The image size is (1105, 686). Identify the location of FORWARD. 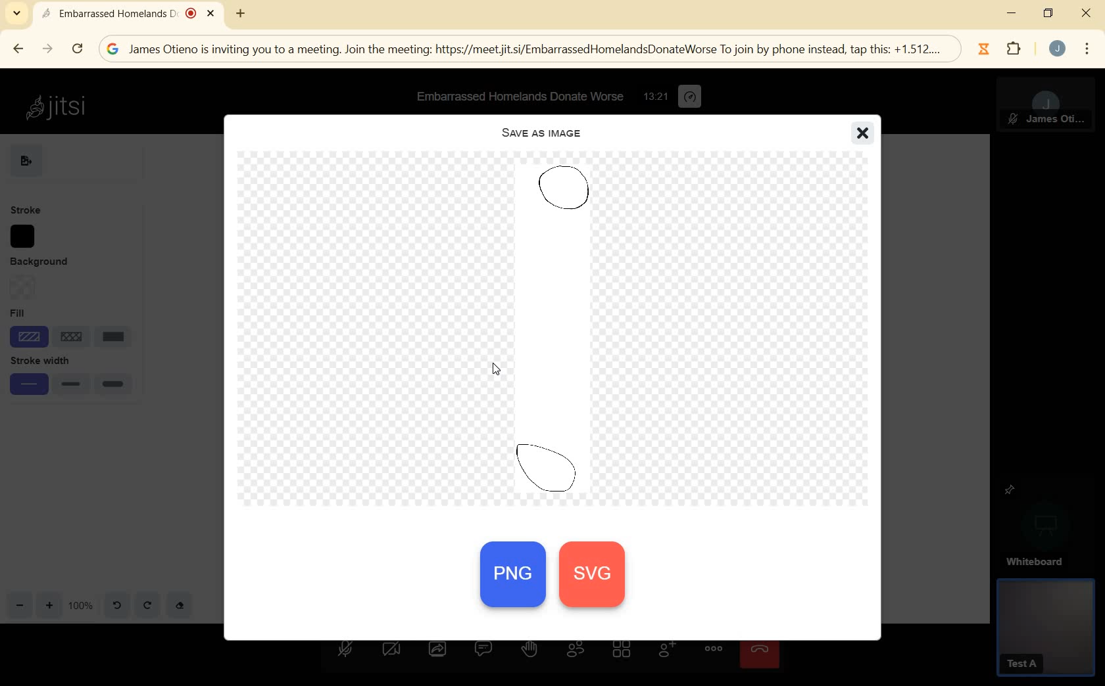
(48, 49).